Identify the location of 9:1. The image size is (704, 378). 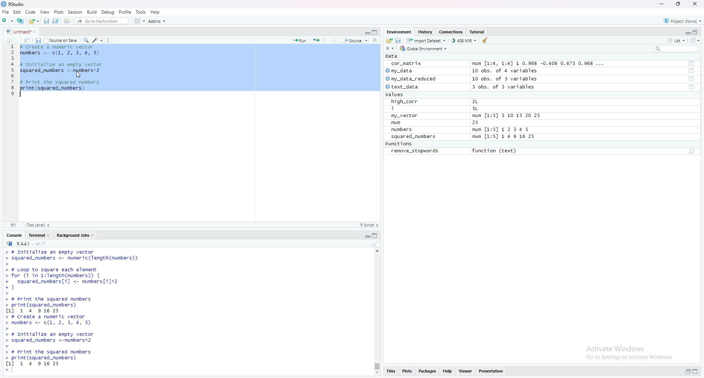
(13, 225).